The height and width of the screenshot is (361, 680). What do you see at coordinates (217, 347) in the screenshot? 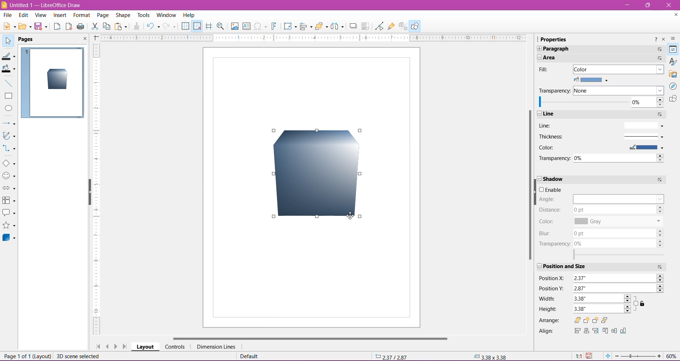
I see `Dimension Lines` at bounding box center [217, 347].